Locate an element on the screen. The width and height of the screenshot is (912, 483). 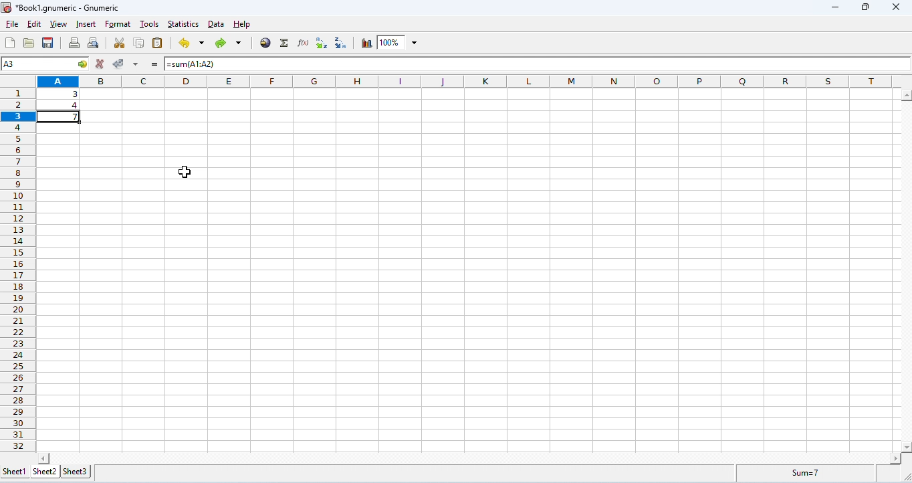
select function is located at coordinates (284, 43).